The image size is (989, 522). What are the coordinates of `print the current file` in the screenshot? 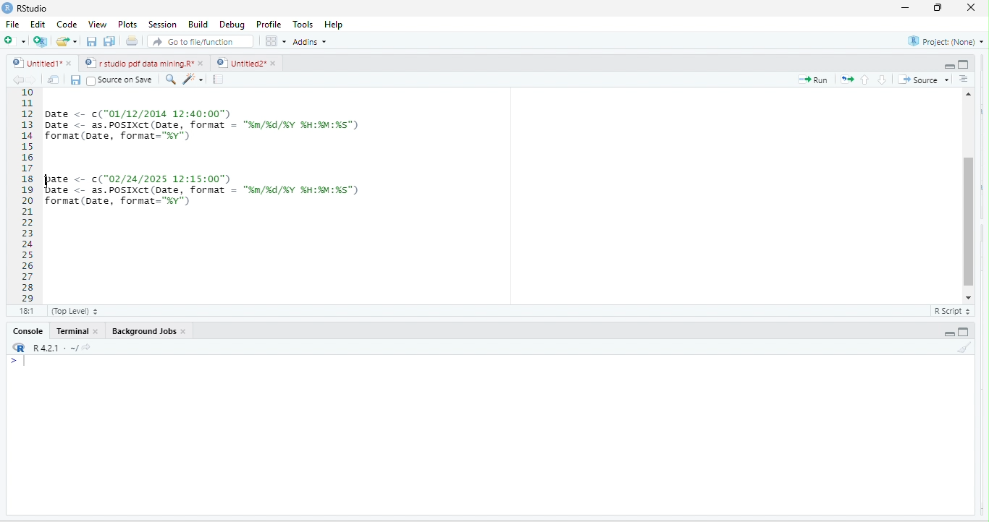 It's located at (131, 43).